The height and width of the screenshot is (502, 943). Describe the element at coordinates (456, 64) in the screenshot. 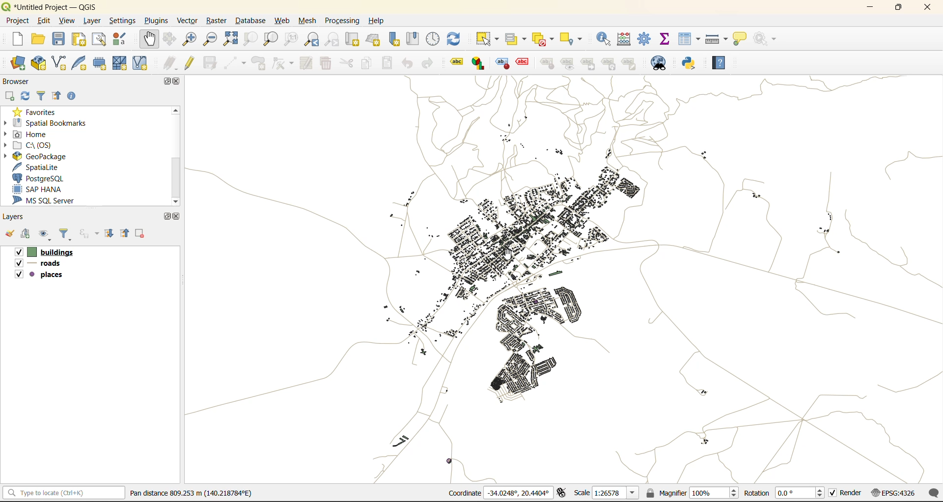

I see `Label tool` at that location.